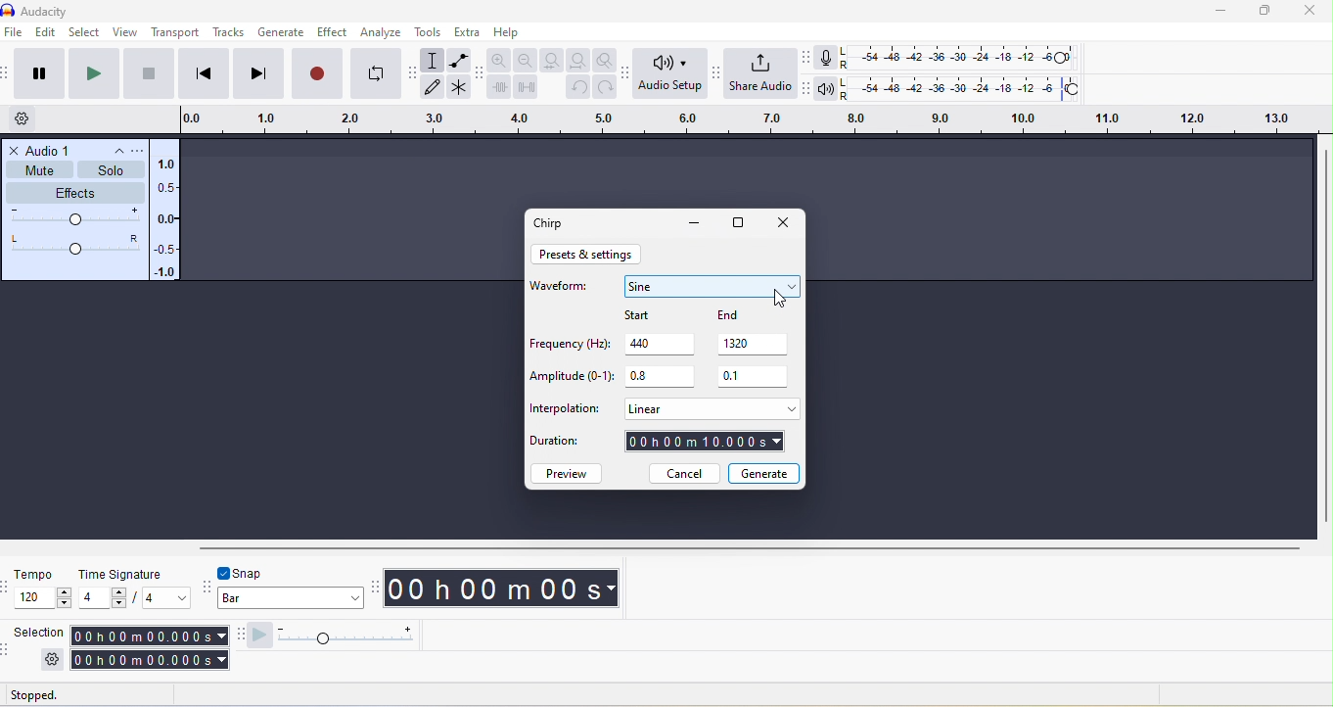  What do you see at coordinates (376, 71) in the screenshot?
I see `enable looping` at bounding box center [376, 71].